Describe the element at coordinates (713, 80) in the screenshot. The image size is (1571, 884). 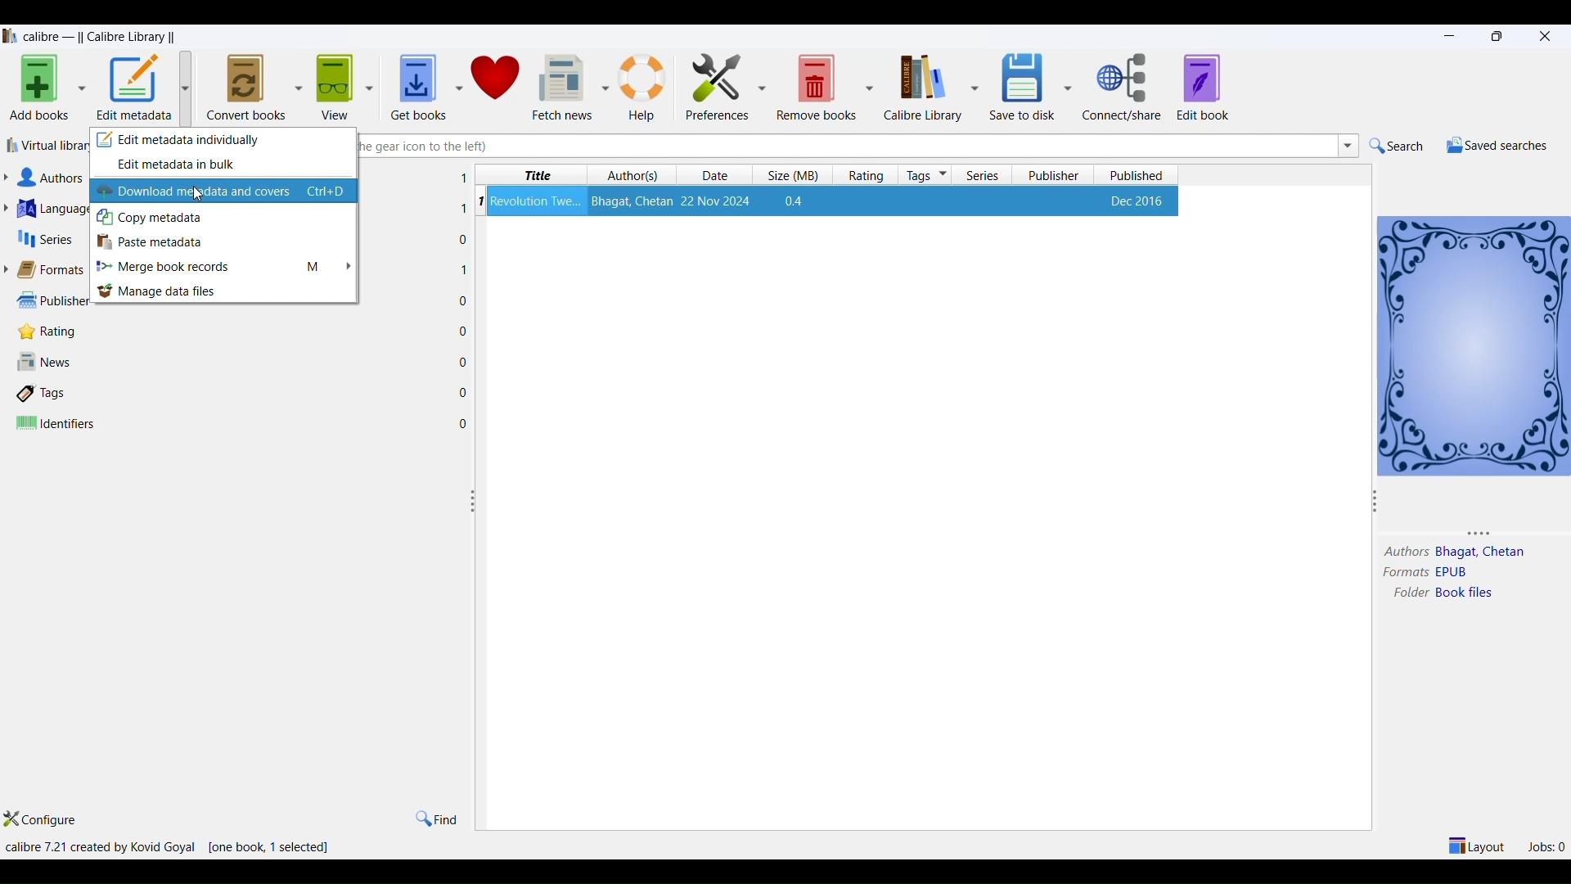
I see `preferences` at that location.